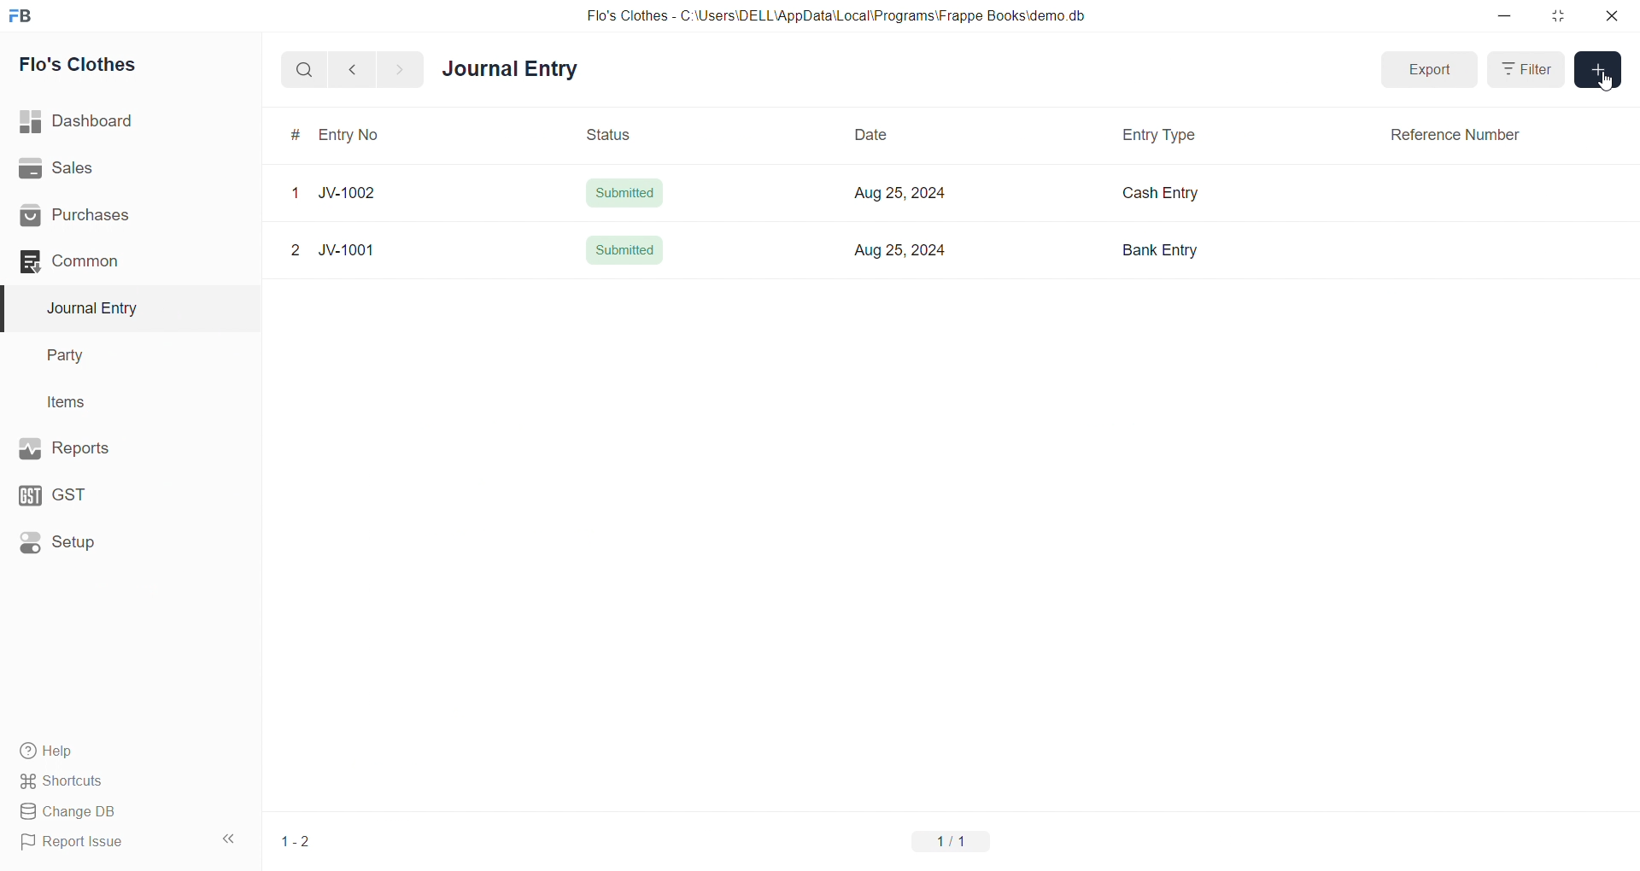 The height and width of the screenshot is (871, 1640). What do you see at coordinates (1608, 84) in the screenshot?
I see `cursor` at bounding box center [1608, 84].